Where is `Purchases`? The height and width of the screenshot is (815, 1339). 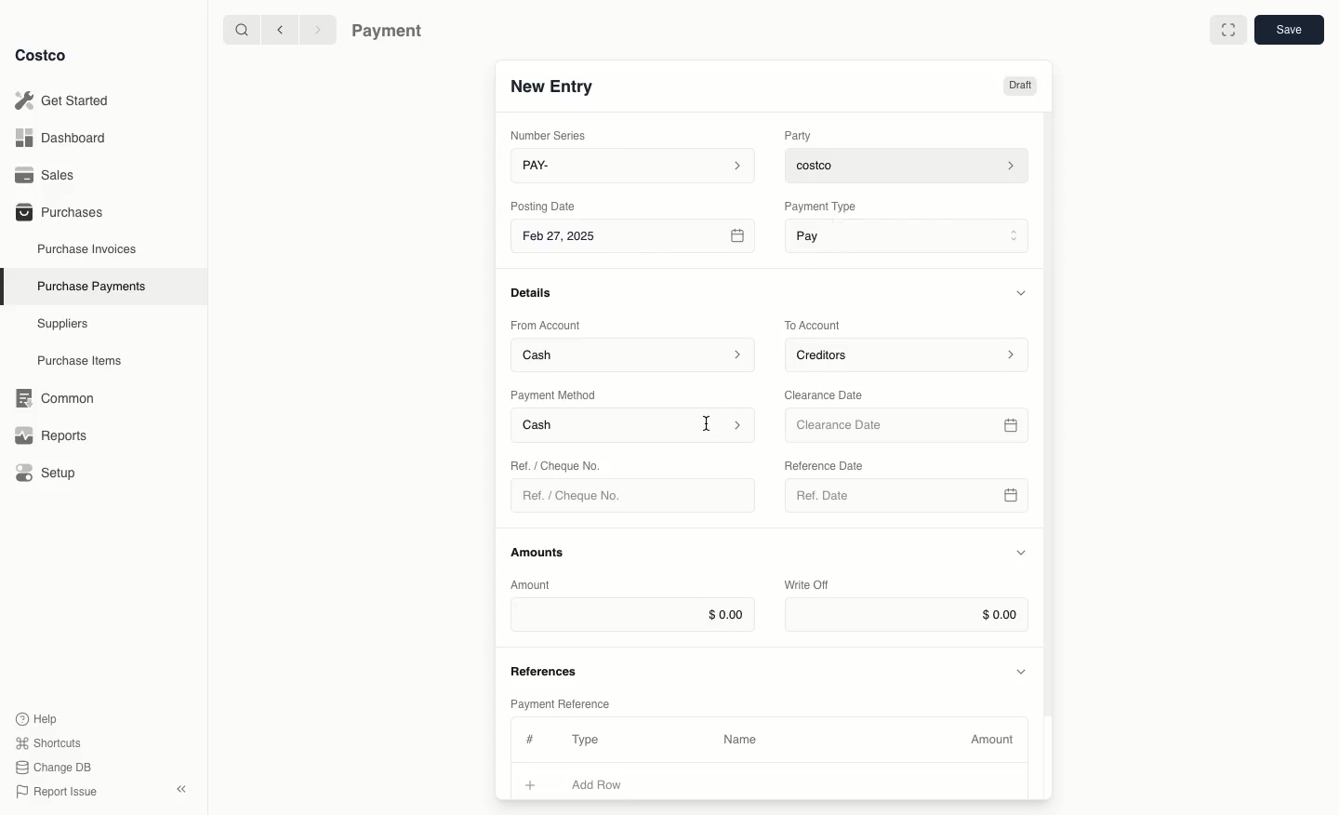 Purchases is located at coordinates (59, 211).